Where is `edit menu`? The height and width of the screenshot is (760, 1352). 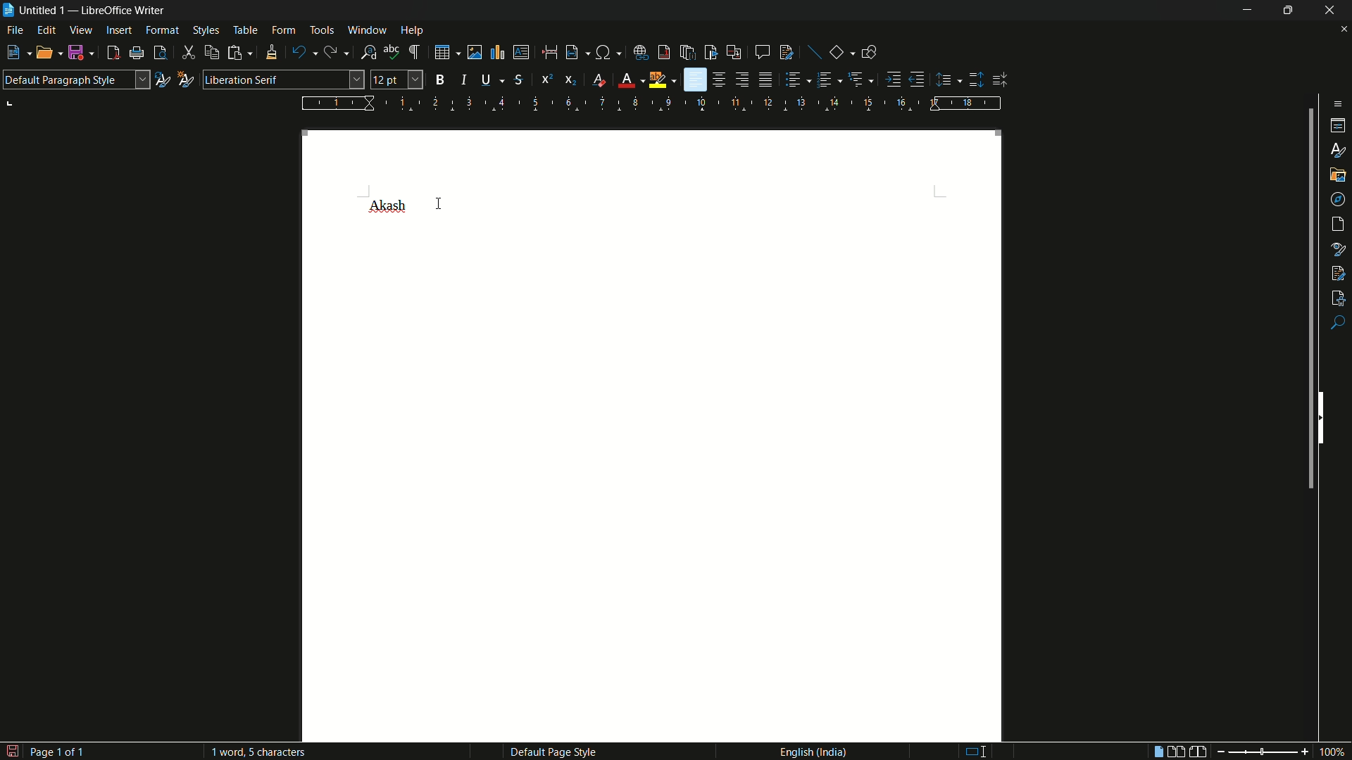
edit menu is located at coordinates (48, 31).